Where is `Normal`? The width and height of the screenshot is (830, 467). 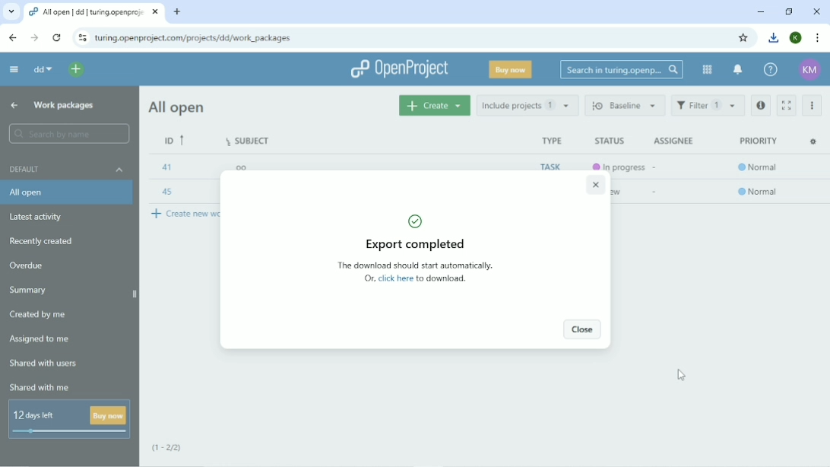
Normal is located at coordinates (759, 192).